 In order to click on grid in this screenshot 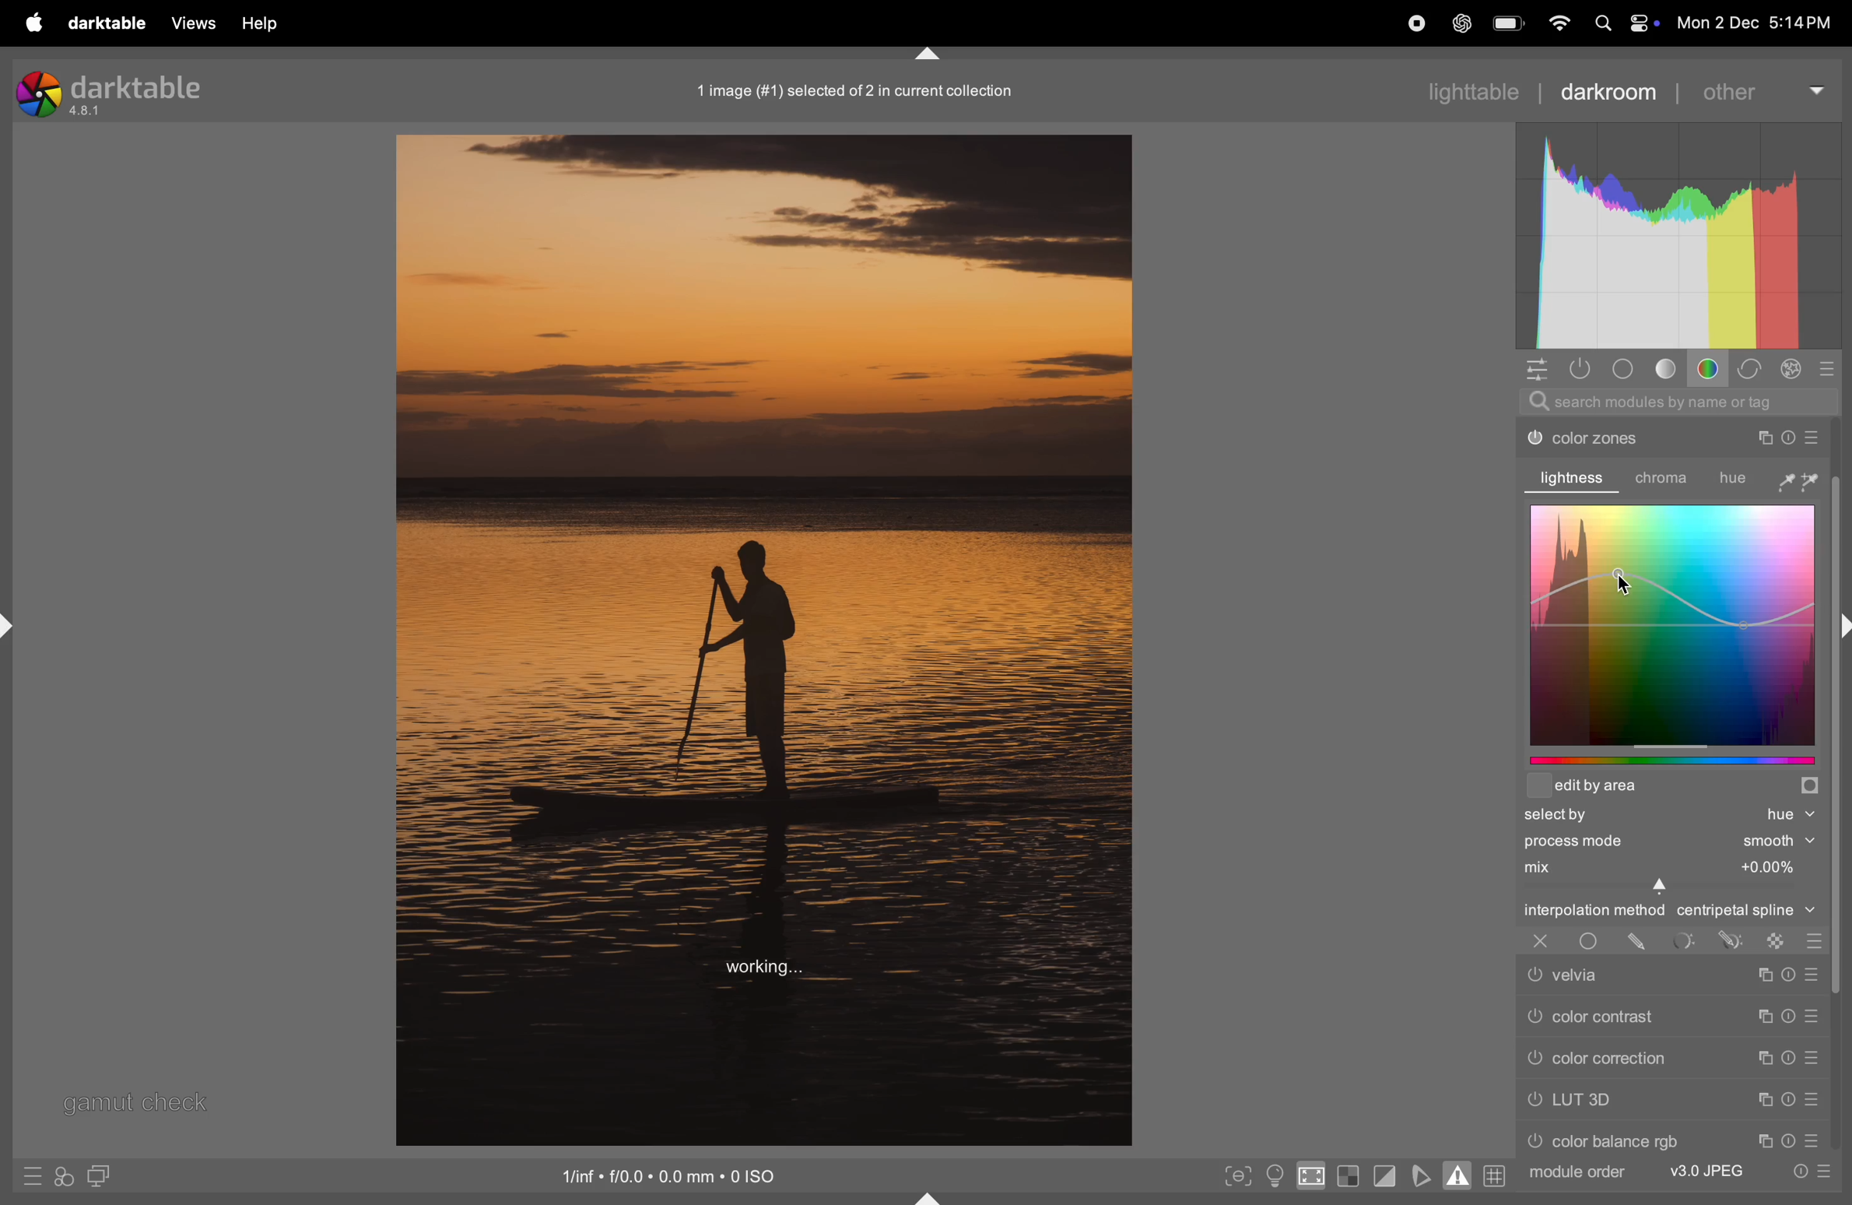, I will do `click(1498, 1175)`.